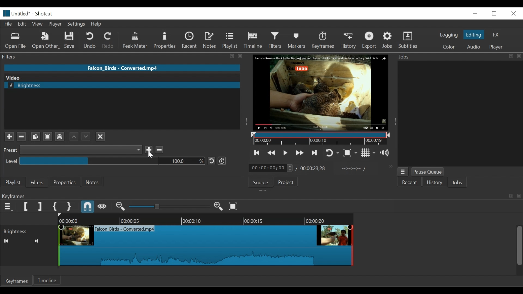  What do you see at coordinates (149, 150) in the screenshot?
I see `Save ` at bounding box center [149, 150].